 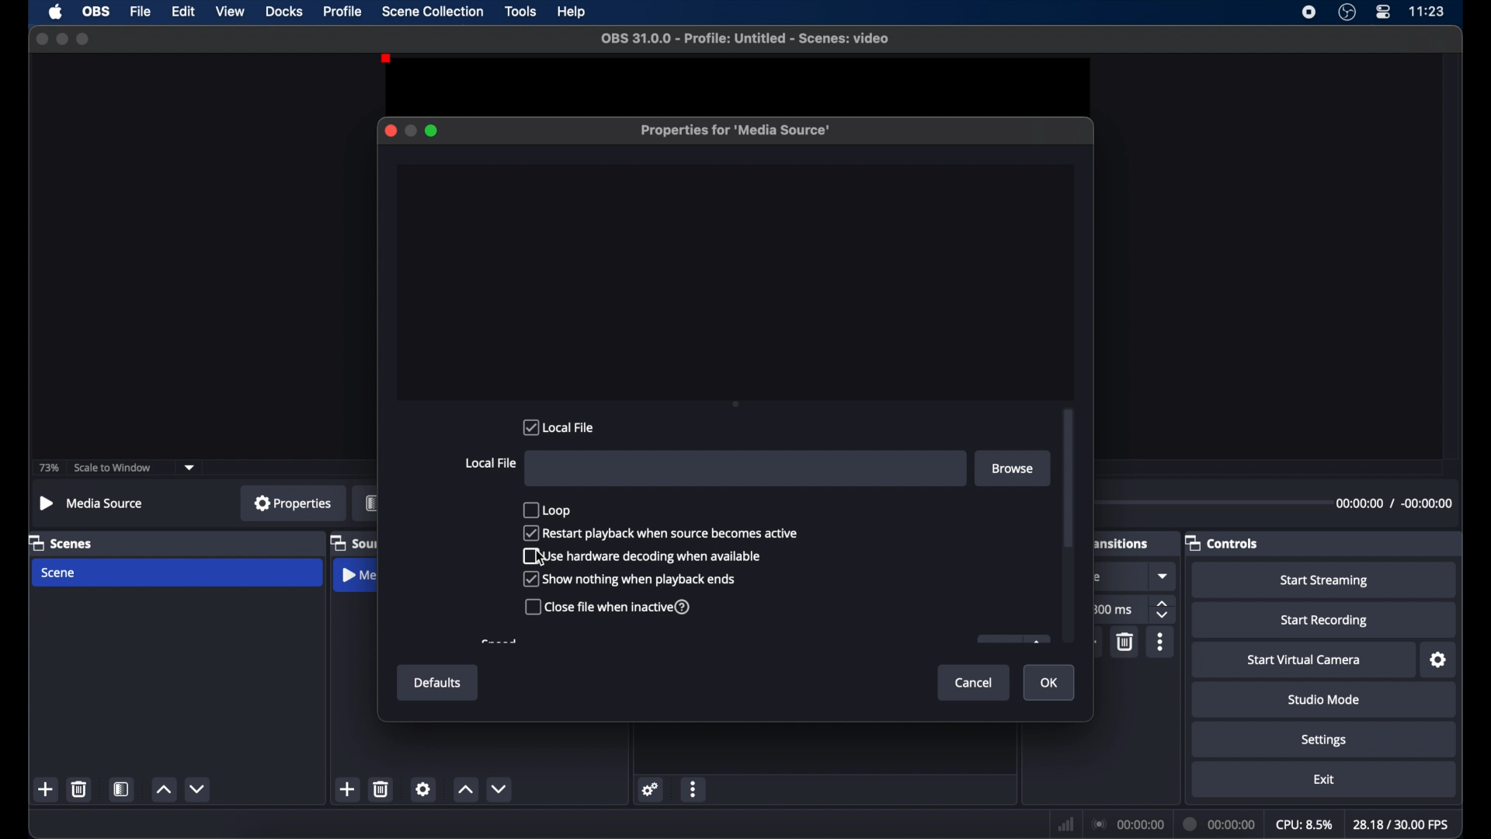 I want to click on restart playback when source becomes active, so click(x=662, y=534).